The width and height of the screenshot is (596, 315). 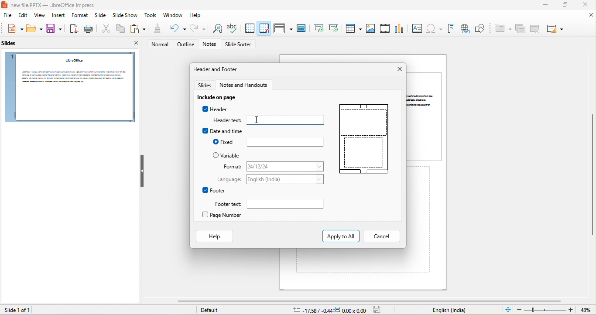 I want to click on header and footer, so click(x=217, y=69).